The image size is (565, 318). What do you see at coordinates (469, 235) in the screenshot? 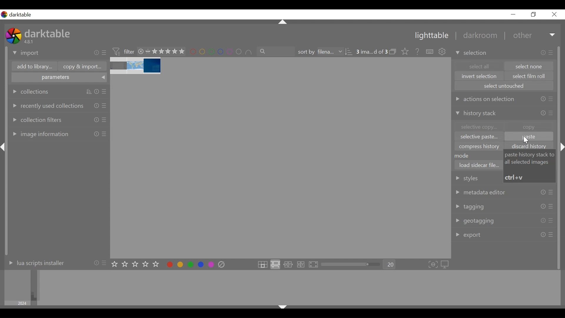
I see `export` at bounding box center [469, 235].